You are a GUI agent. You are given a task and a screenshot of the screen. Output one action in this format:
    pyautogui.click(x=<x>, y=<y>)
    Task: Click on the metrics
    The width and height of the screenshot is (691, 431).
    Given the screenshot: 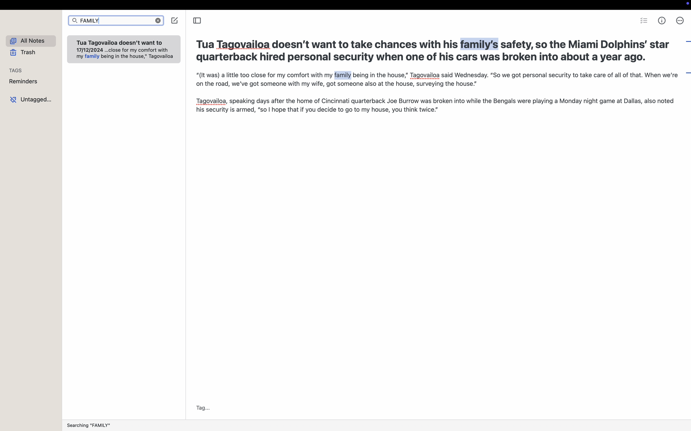 What is the action you would take?
    pyautogui.click(x=662, y=21)
    